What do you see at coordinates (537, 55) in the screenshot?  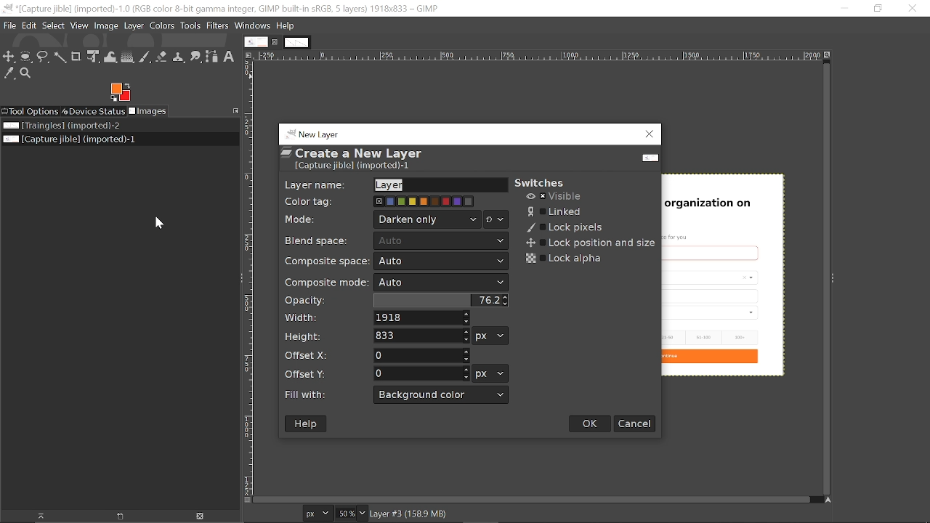 I see `Horizontal labe` at bounding box center [537, 55].